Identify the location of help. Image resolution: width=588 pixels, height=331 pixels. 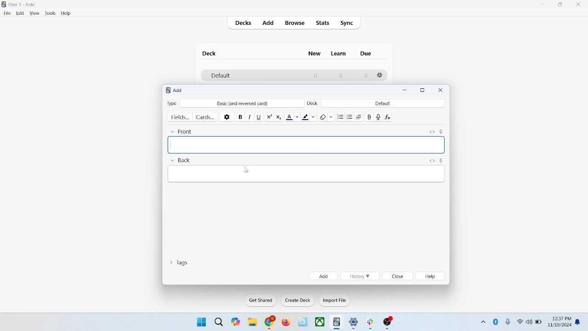
(66, 14).